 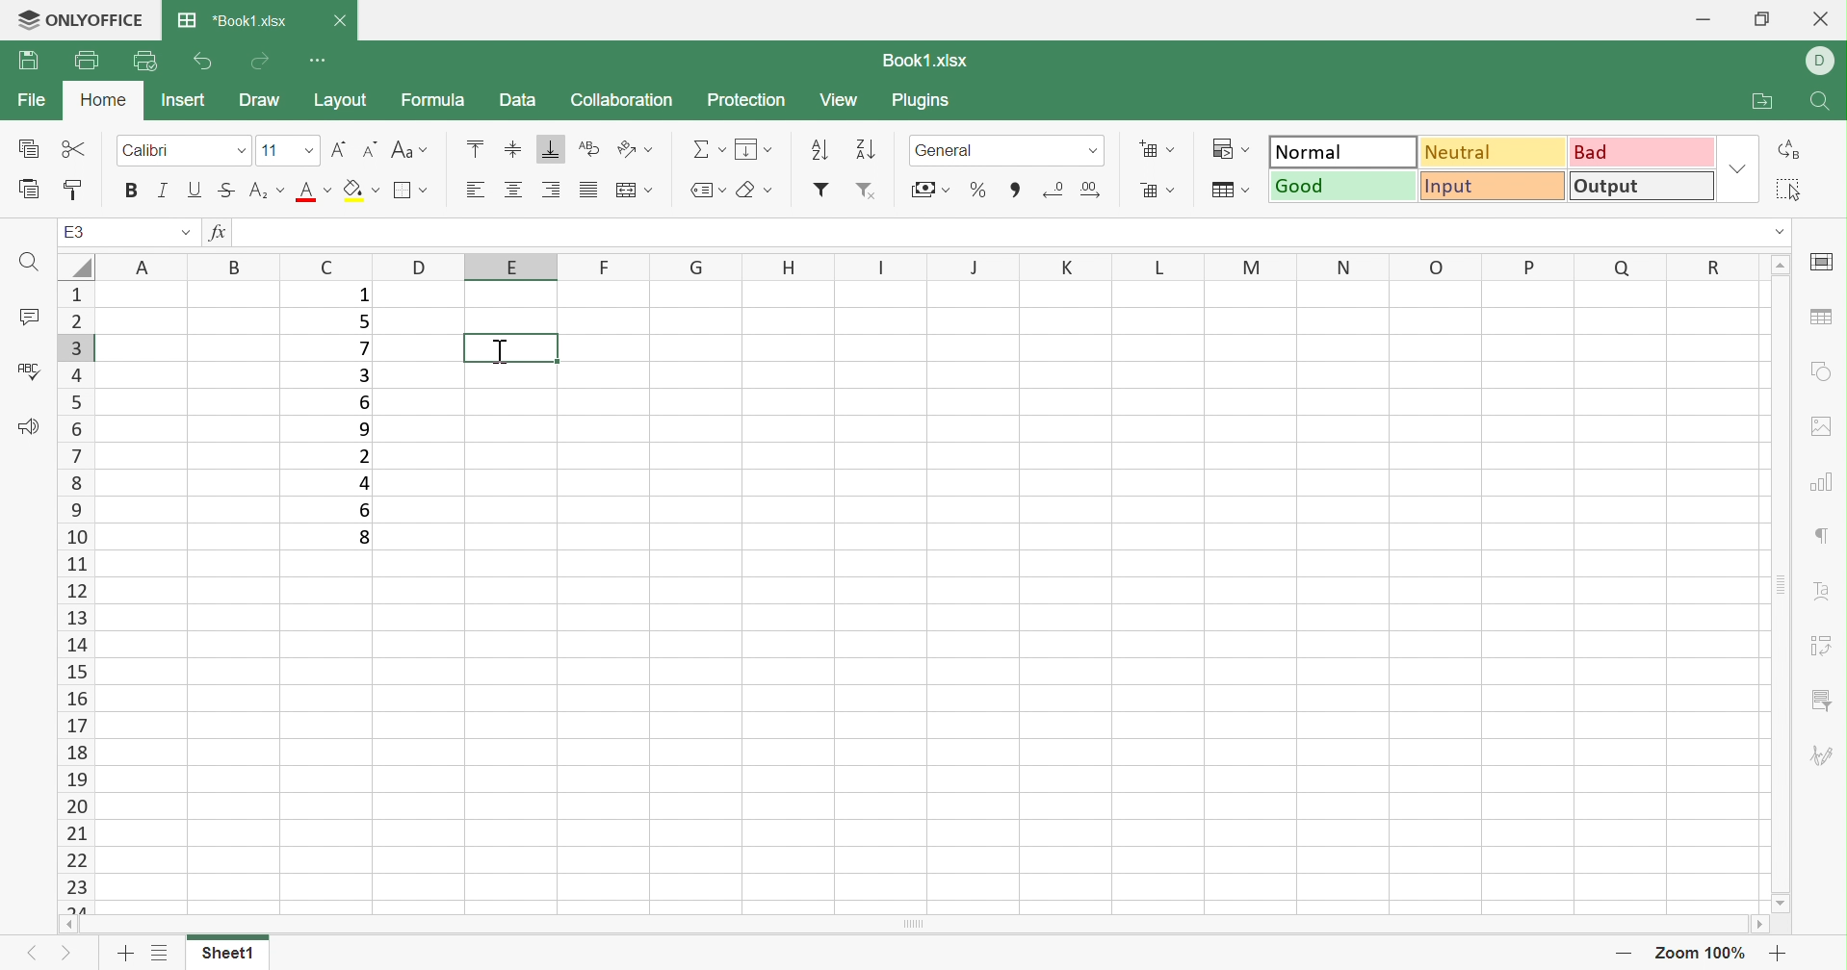 I want to click on Neutral, so click(x=1492, y=154).